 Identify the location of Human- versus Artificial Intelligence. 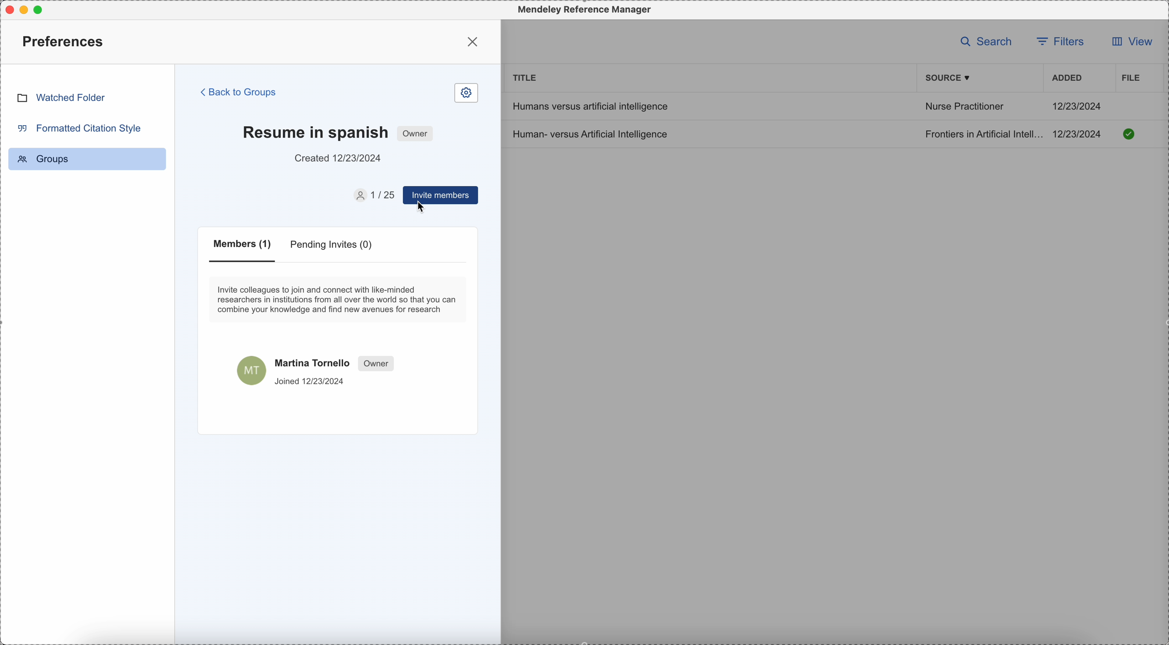
(593, 133).